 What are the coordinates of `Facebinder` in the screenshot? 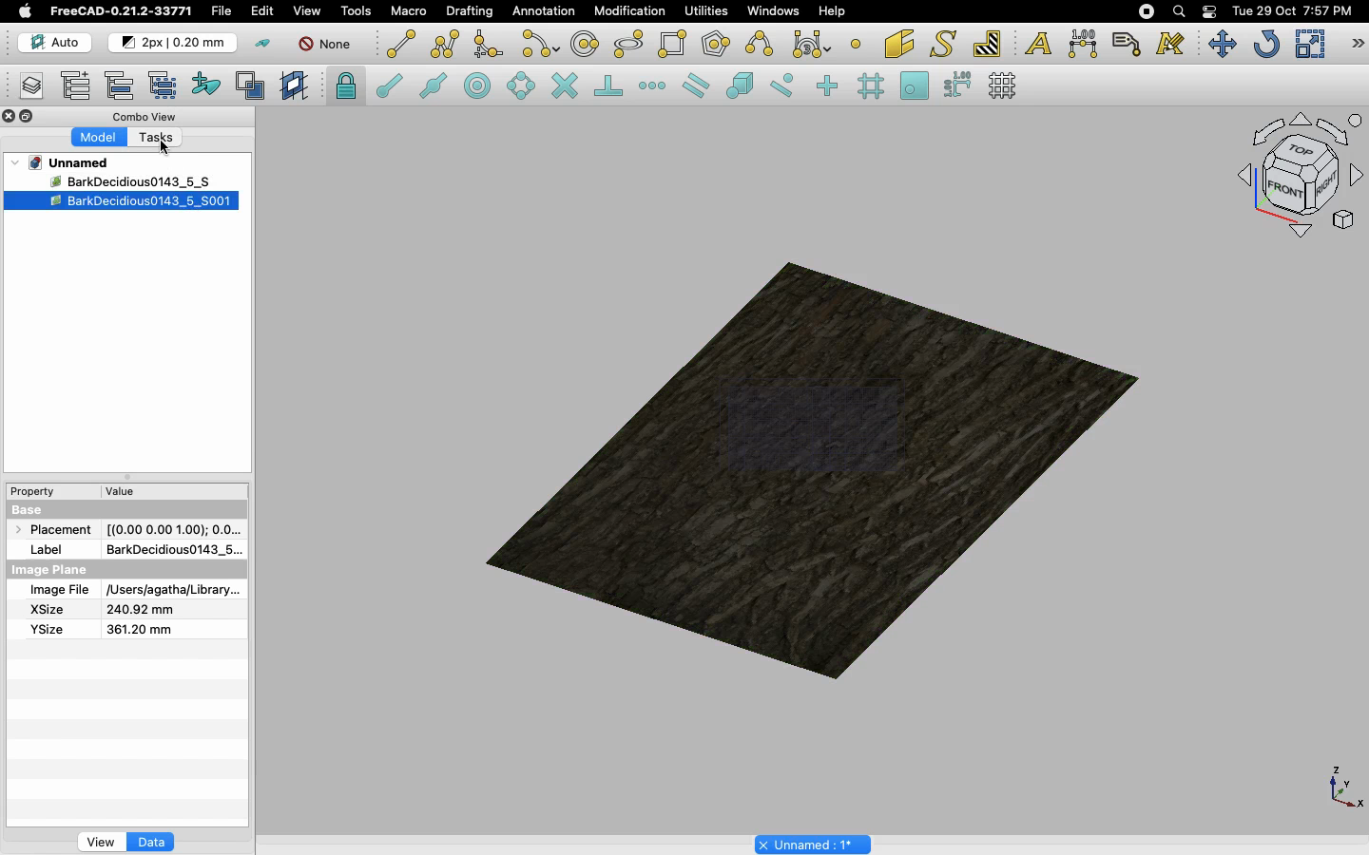 It's located at (899, 46).